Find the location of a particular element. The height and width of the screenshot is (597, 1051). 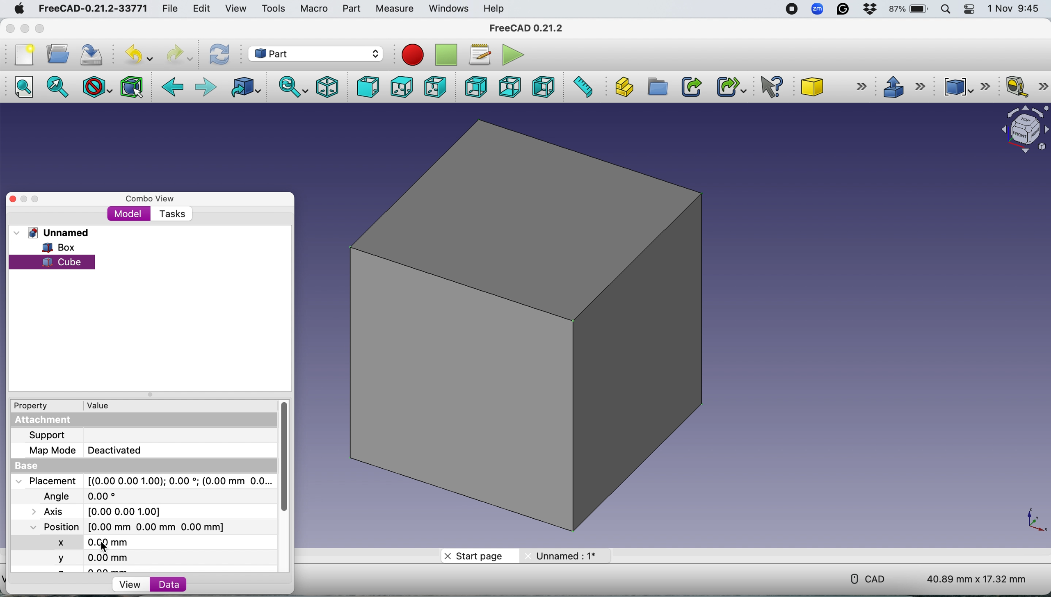

Refresh is located at coordinates (222, 54).